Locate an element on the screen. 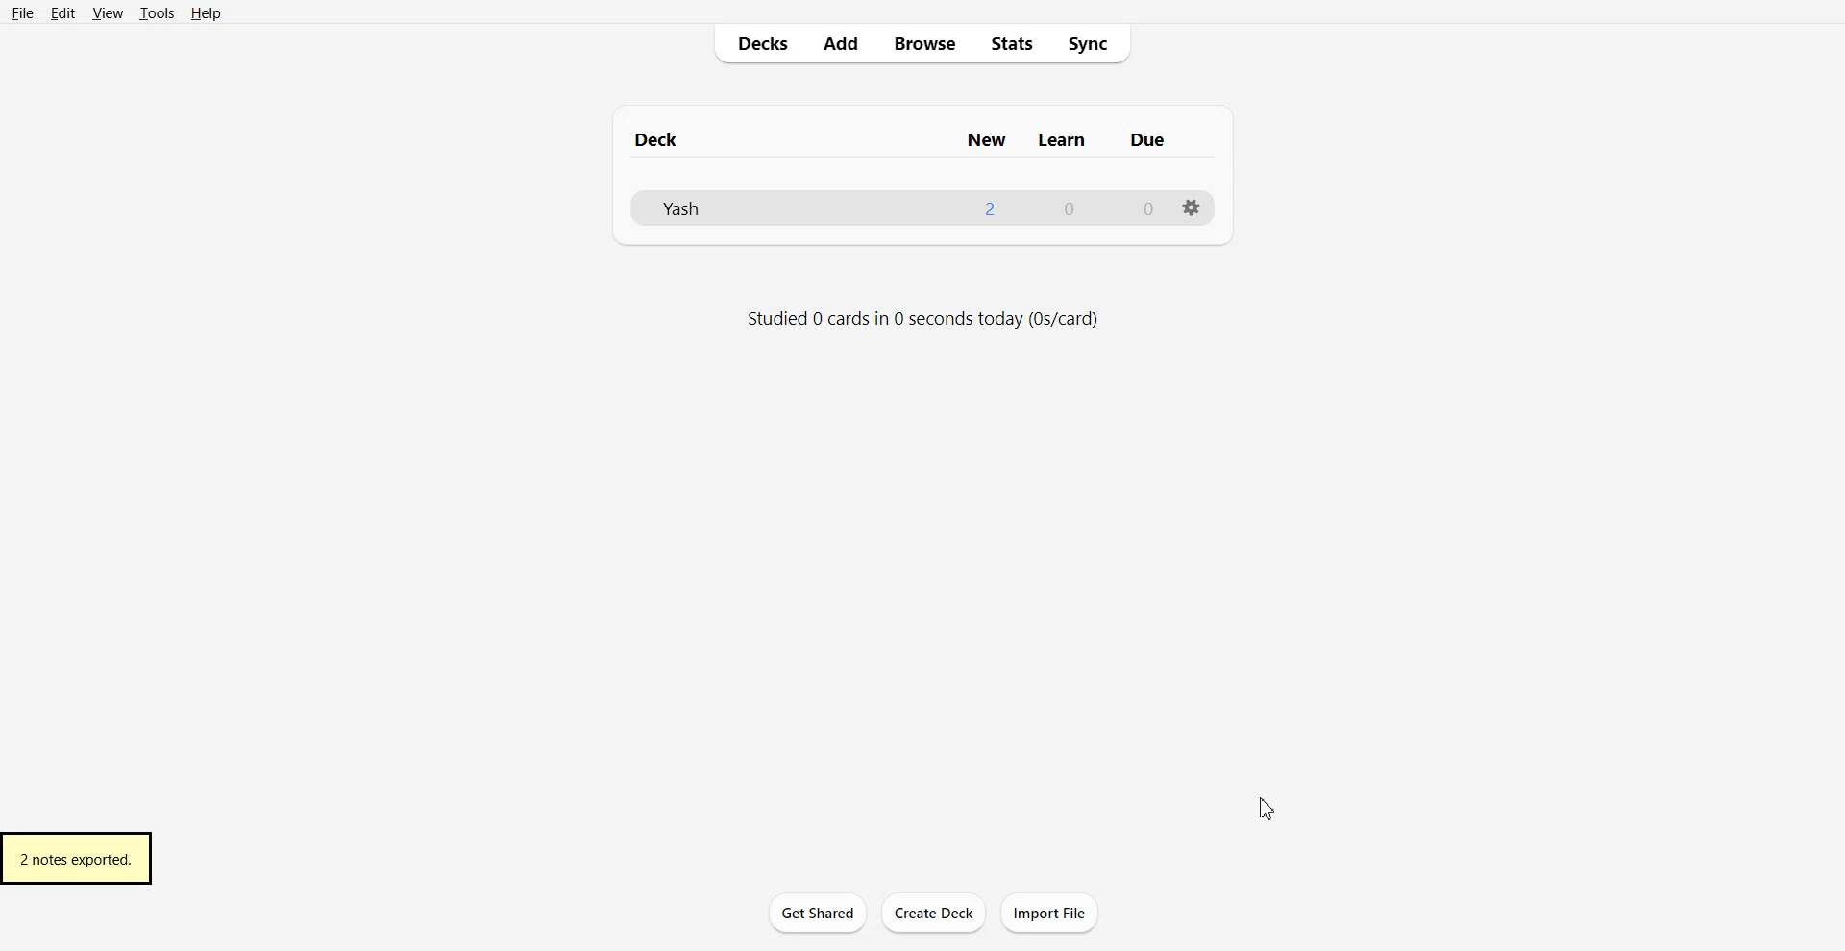 The width and height of the screenshot is (1845, 951). 0 is located at coordinates (1070, 209).